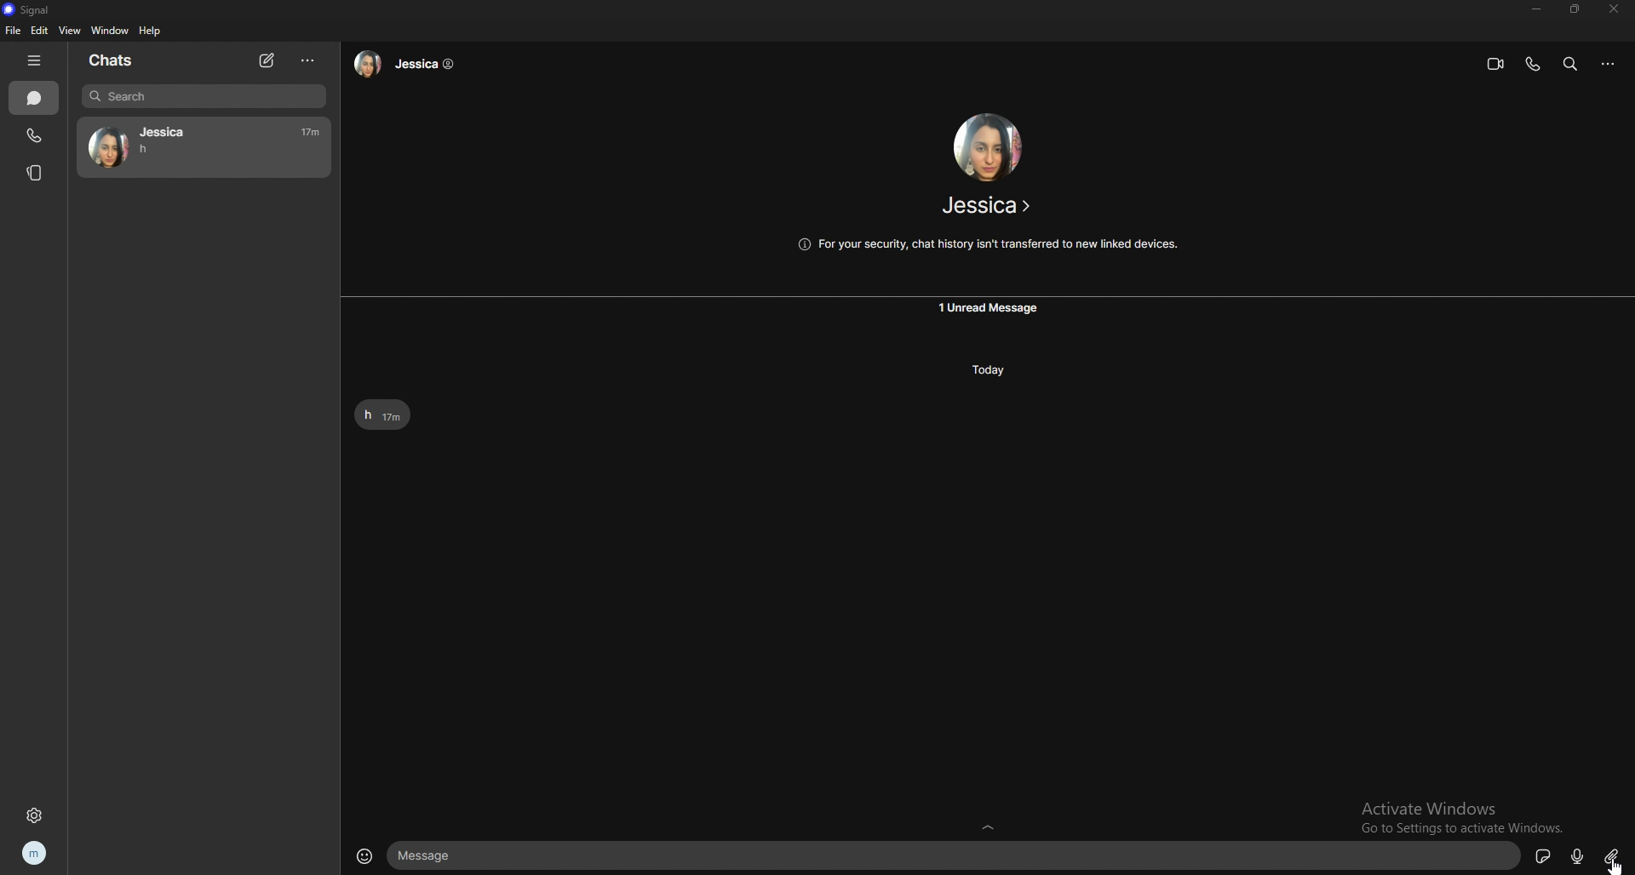  Describe the element at coordinates (109, 148) in the screenshot. I see `avatar` at that location.